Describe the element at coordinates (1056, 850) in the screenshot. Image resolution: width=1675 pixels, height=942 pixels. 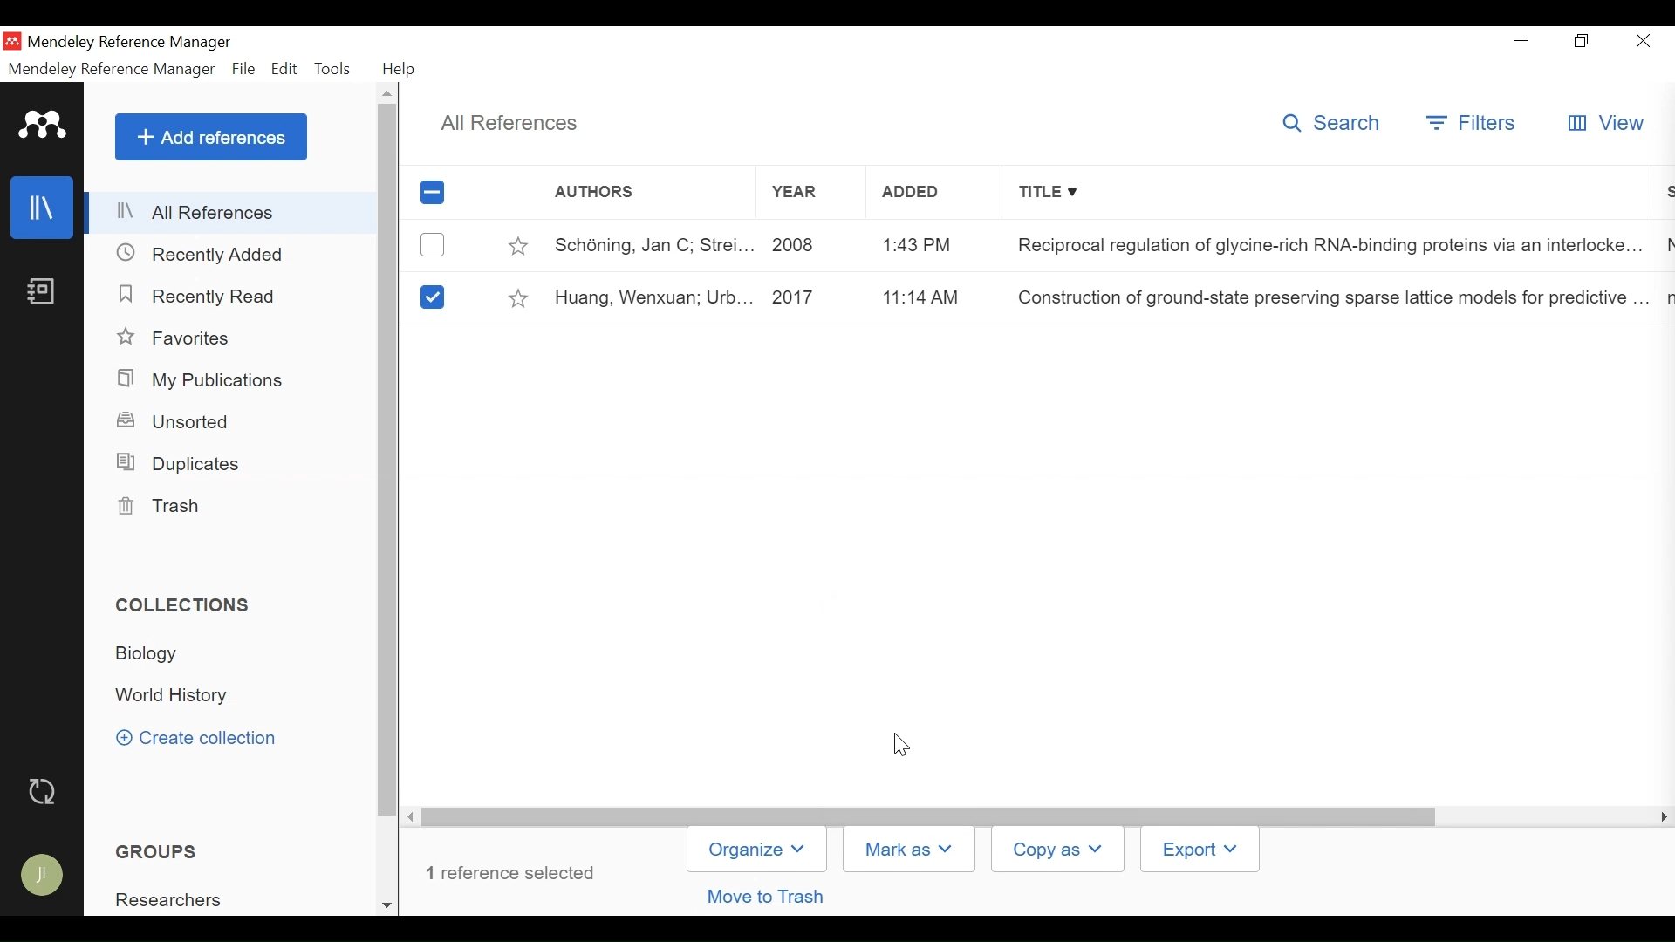
I see `Copy As` at that location.